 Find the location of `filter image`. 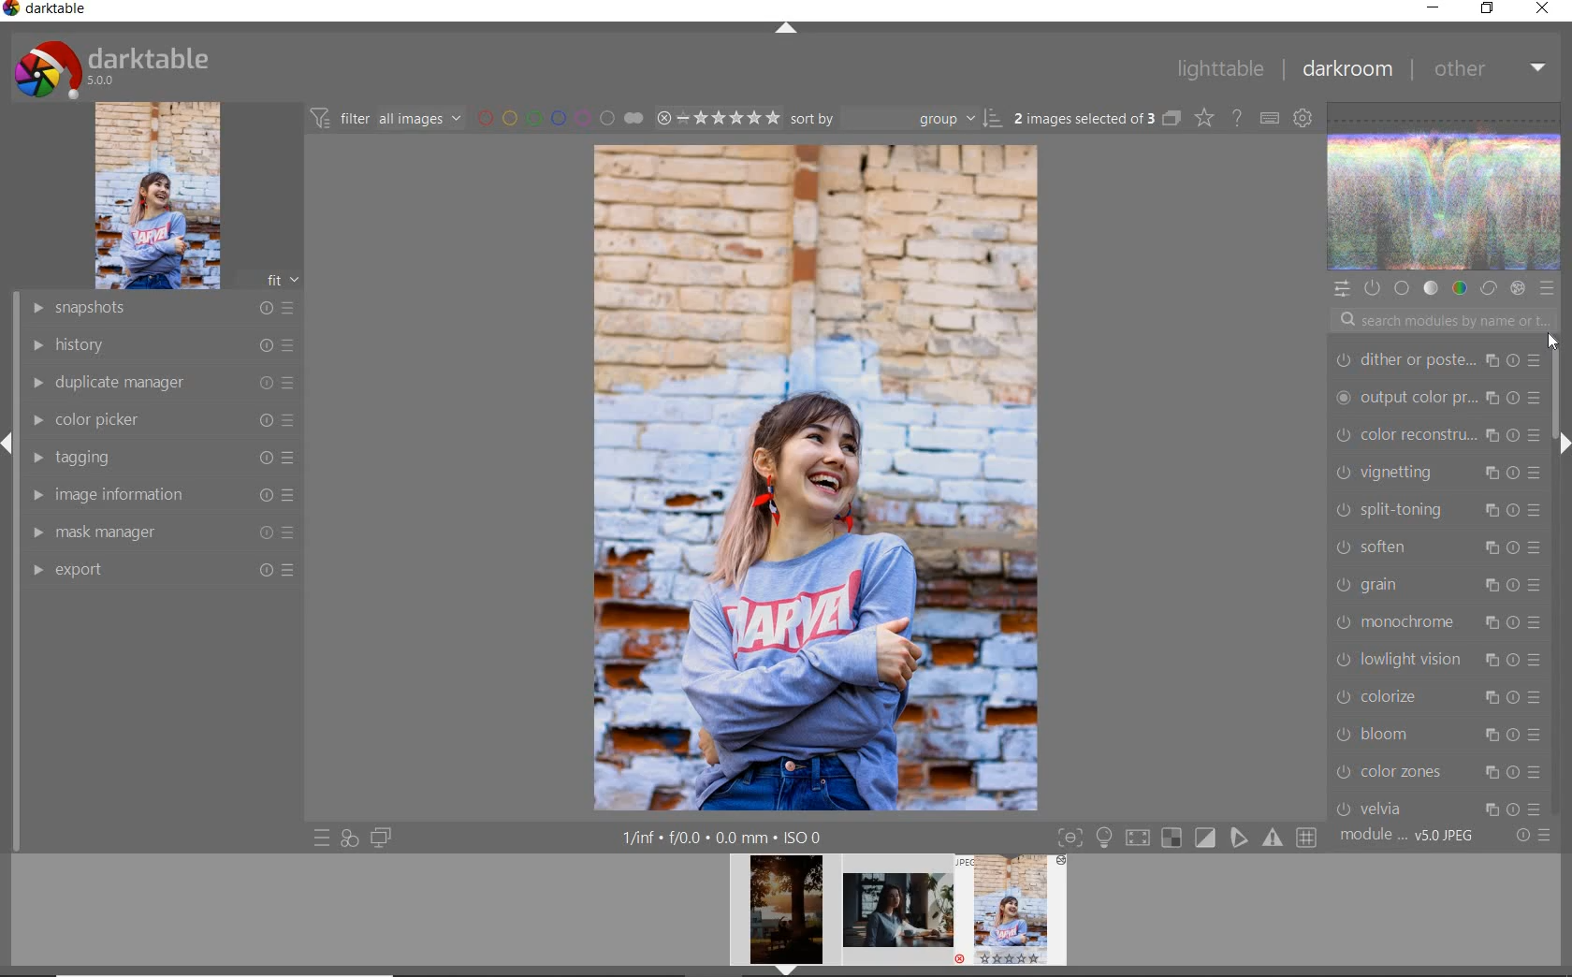

filter image is located at coordinates (386, 117).